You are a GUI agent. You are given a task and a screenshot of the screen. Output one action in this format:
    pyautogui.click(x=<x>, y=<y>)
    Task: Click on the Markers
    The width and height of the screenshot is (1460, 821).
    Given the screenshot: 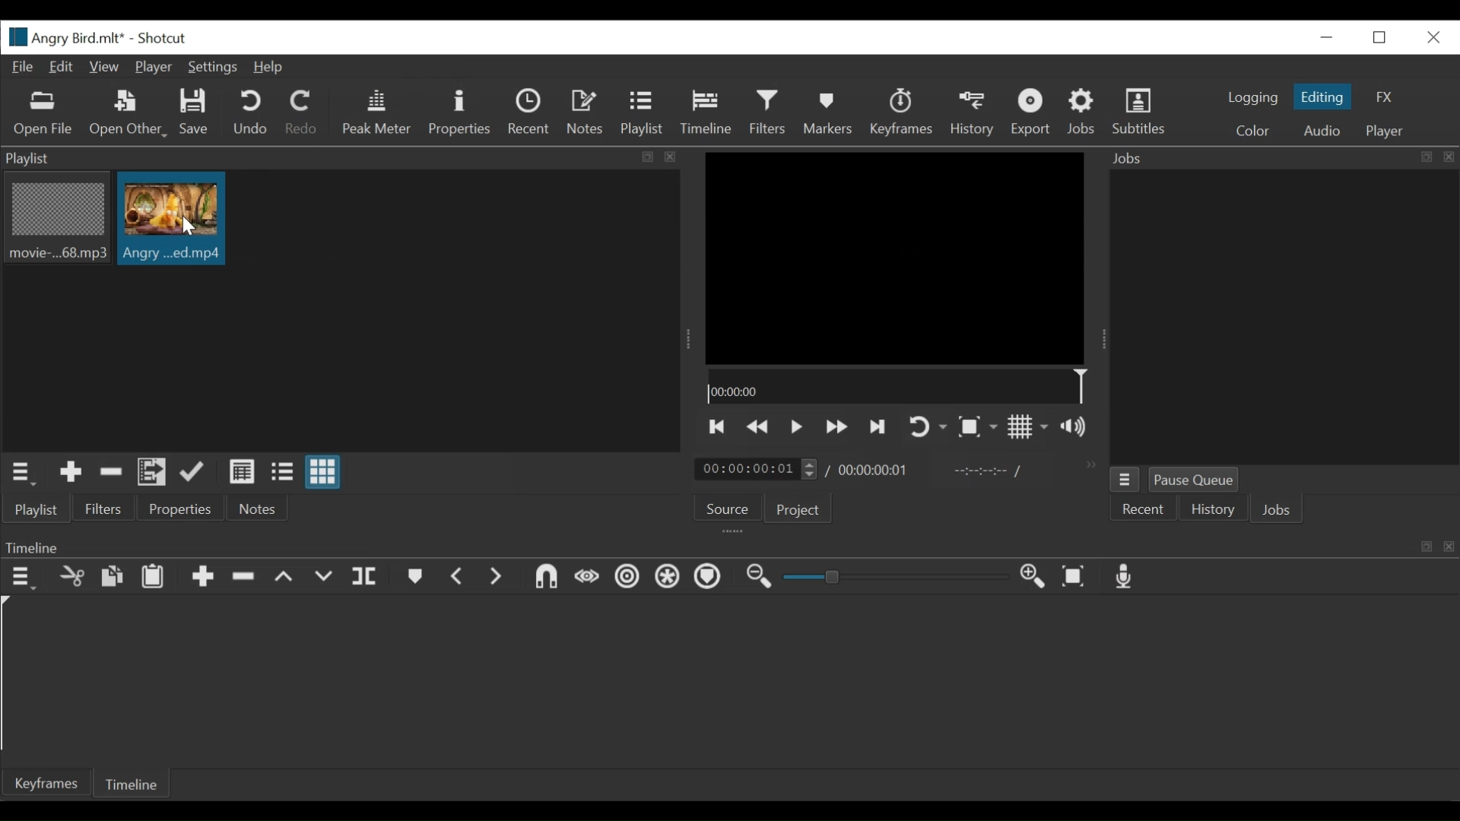 What is the action you would take?
    pyautogui.click(x=825, y=113)
    